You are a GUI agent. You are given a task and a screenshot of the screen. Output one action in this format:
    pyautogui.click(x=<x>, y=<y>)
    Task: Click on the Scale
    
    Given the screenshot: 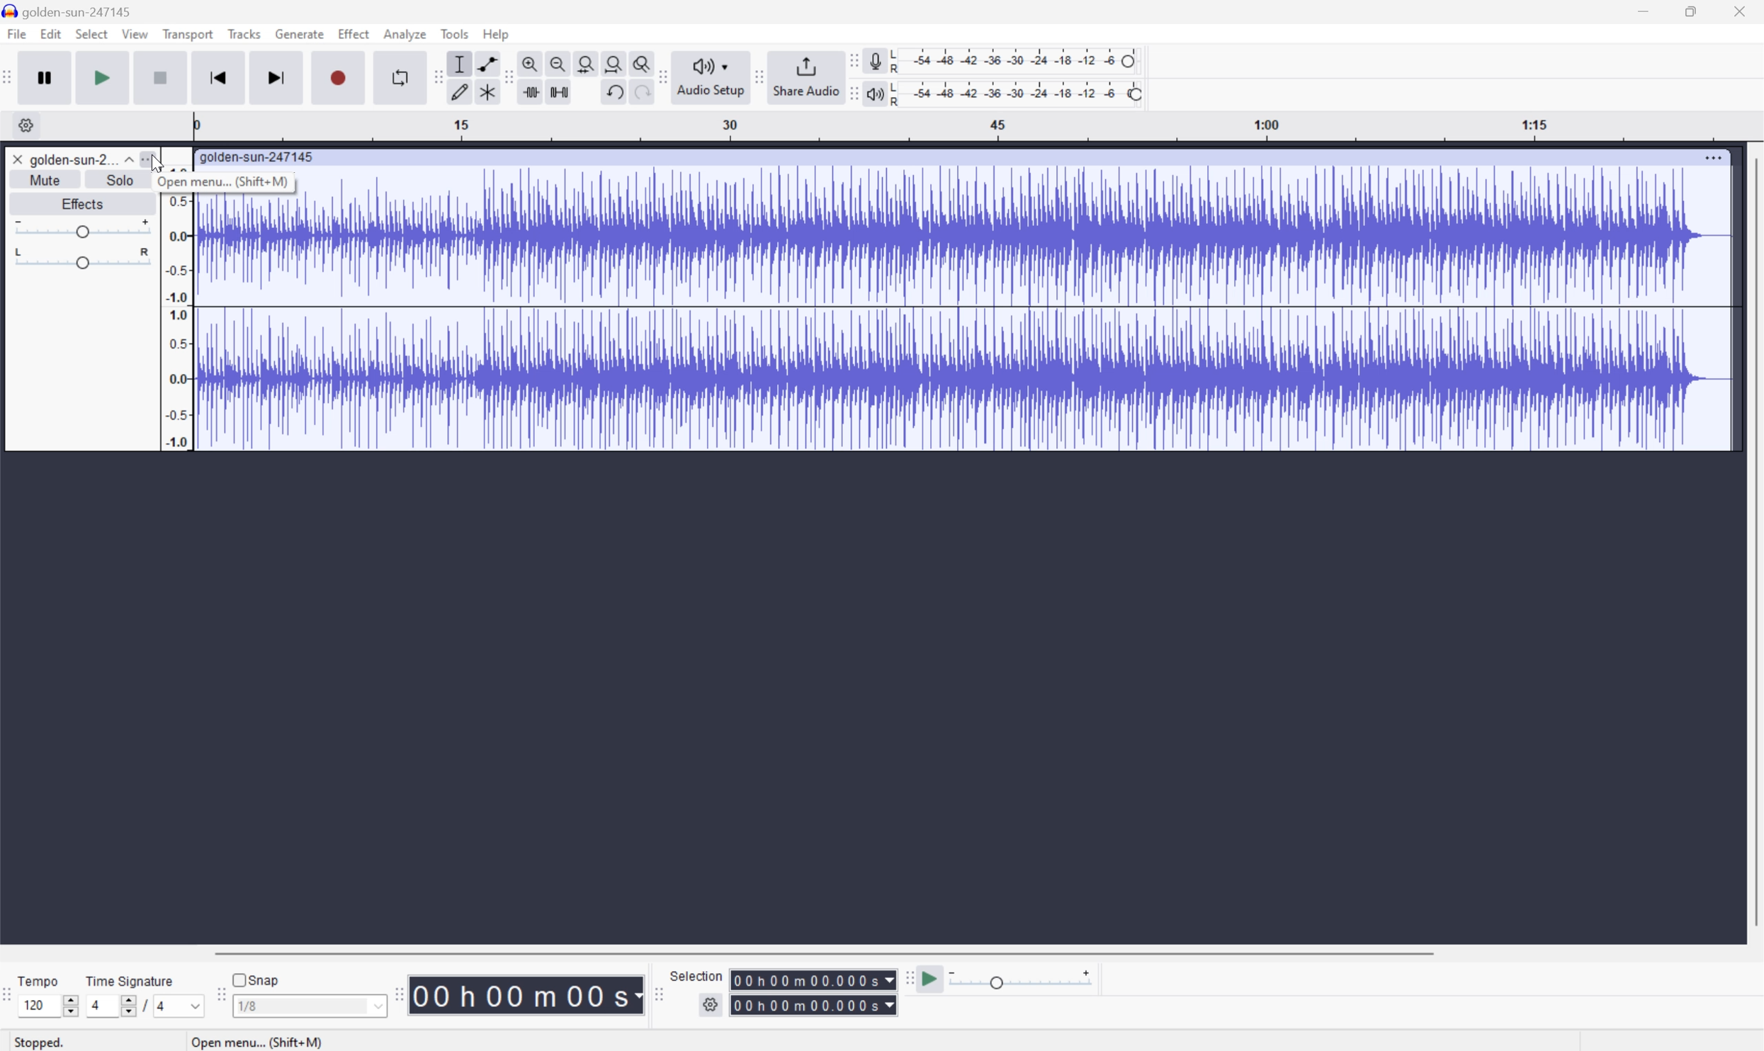 What is the action you would take?
    pyautogui.click(x=978, y=126)
    